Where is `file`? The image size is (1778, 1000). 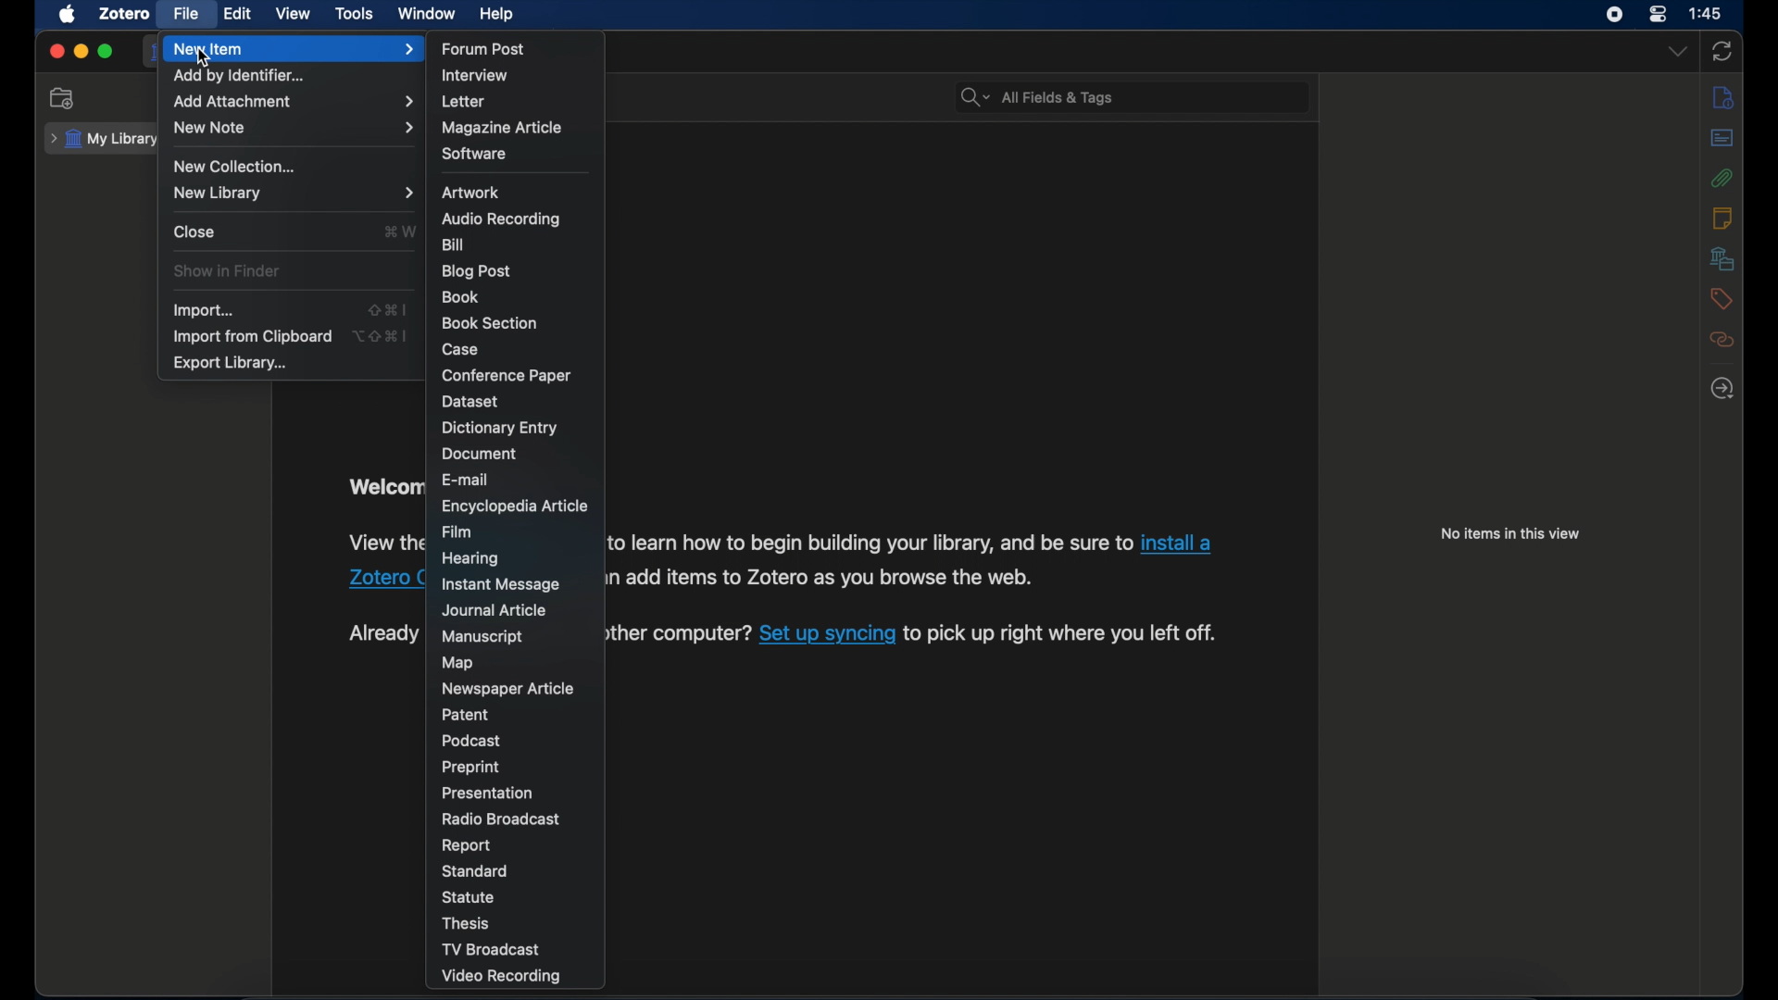 file is located at coordinates (187, 13).